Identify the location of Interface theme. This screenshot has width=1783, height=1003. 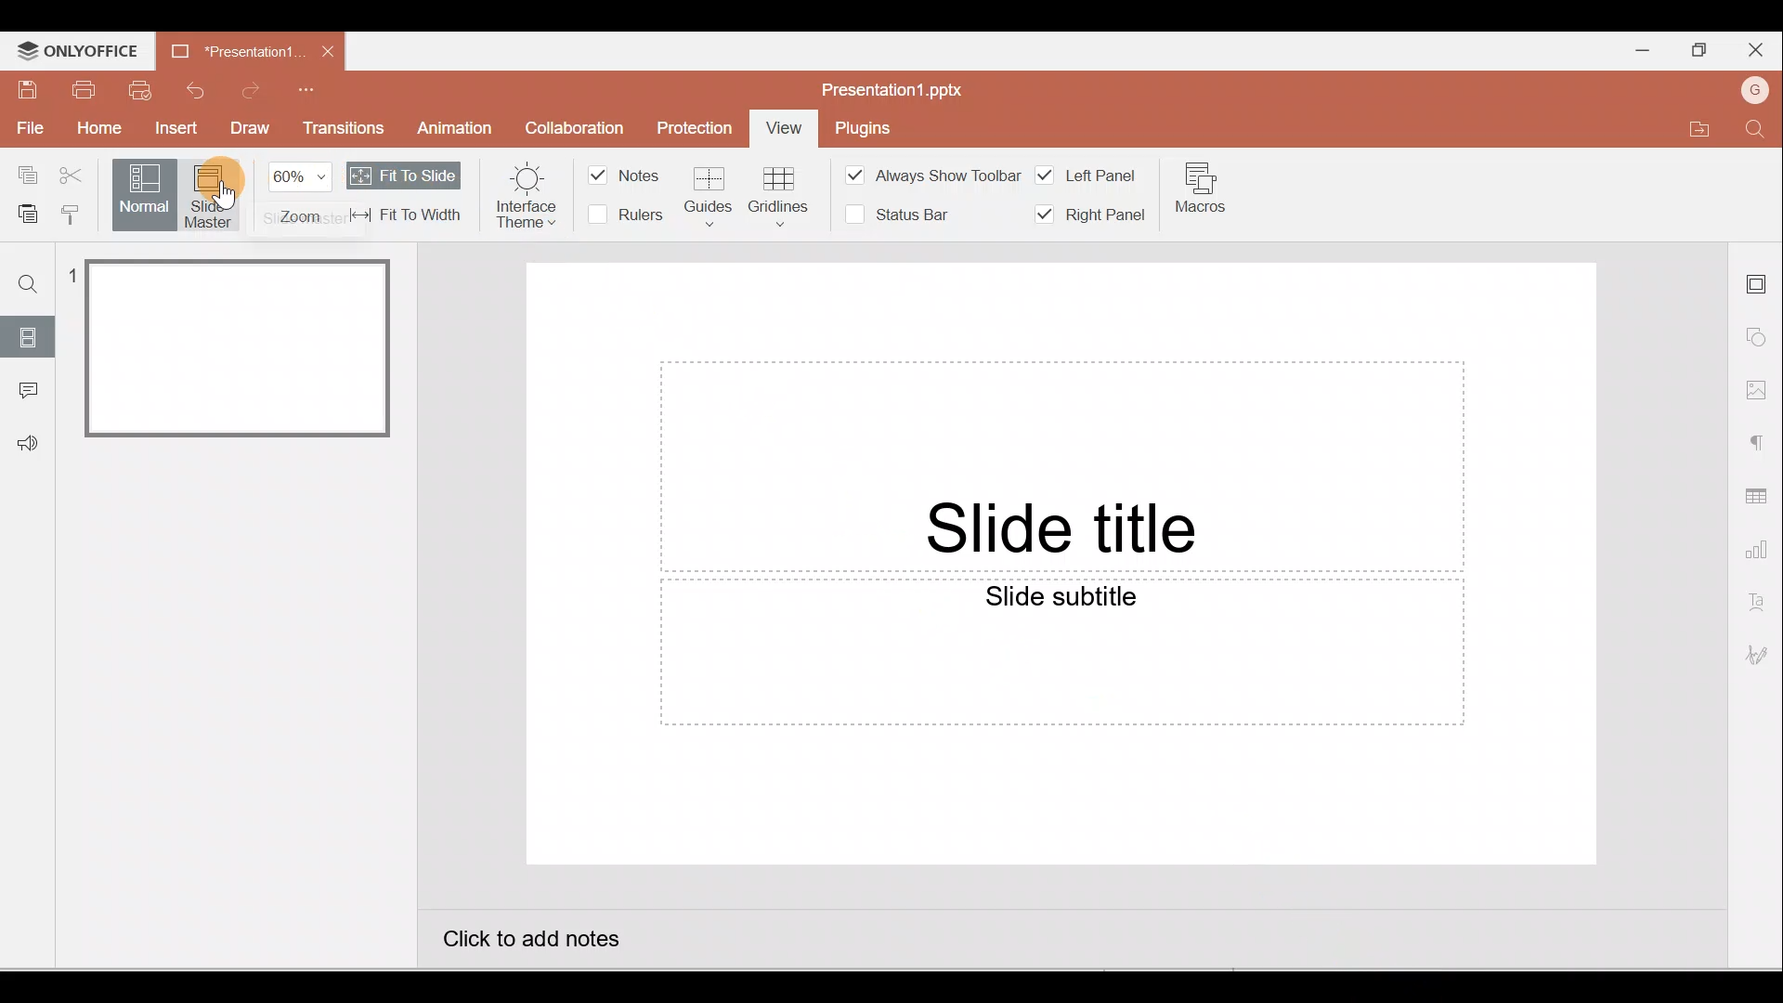
(525, 191).